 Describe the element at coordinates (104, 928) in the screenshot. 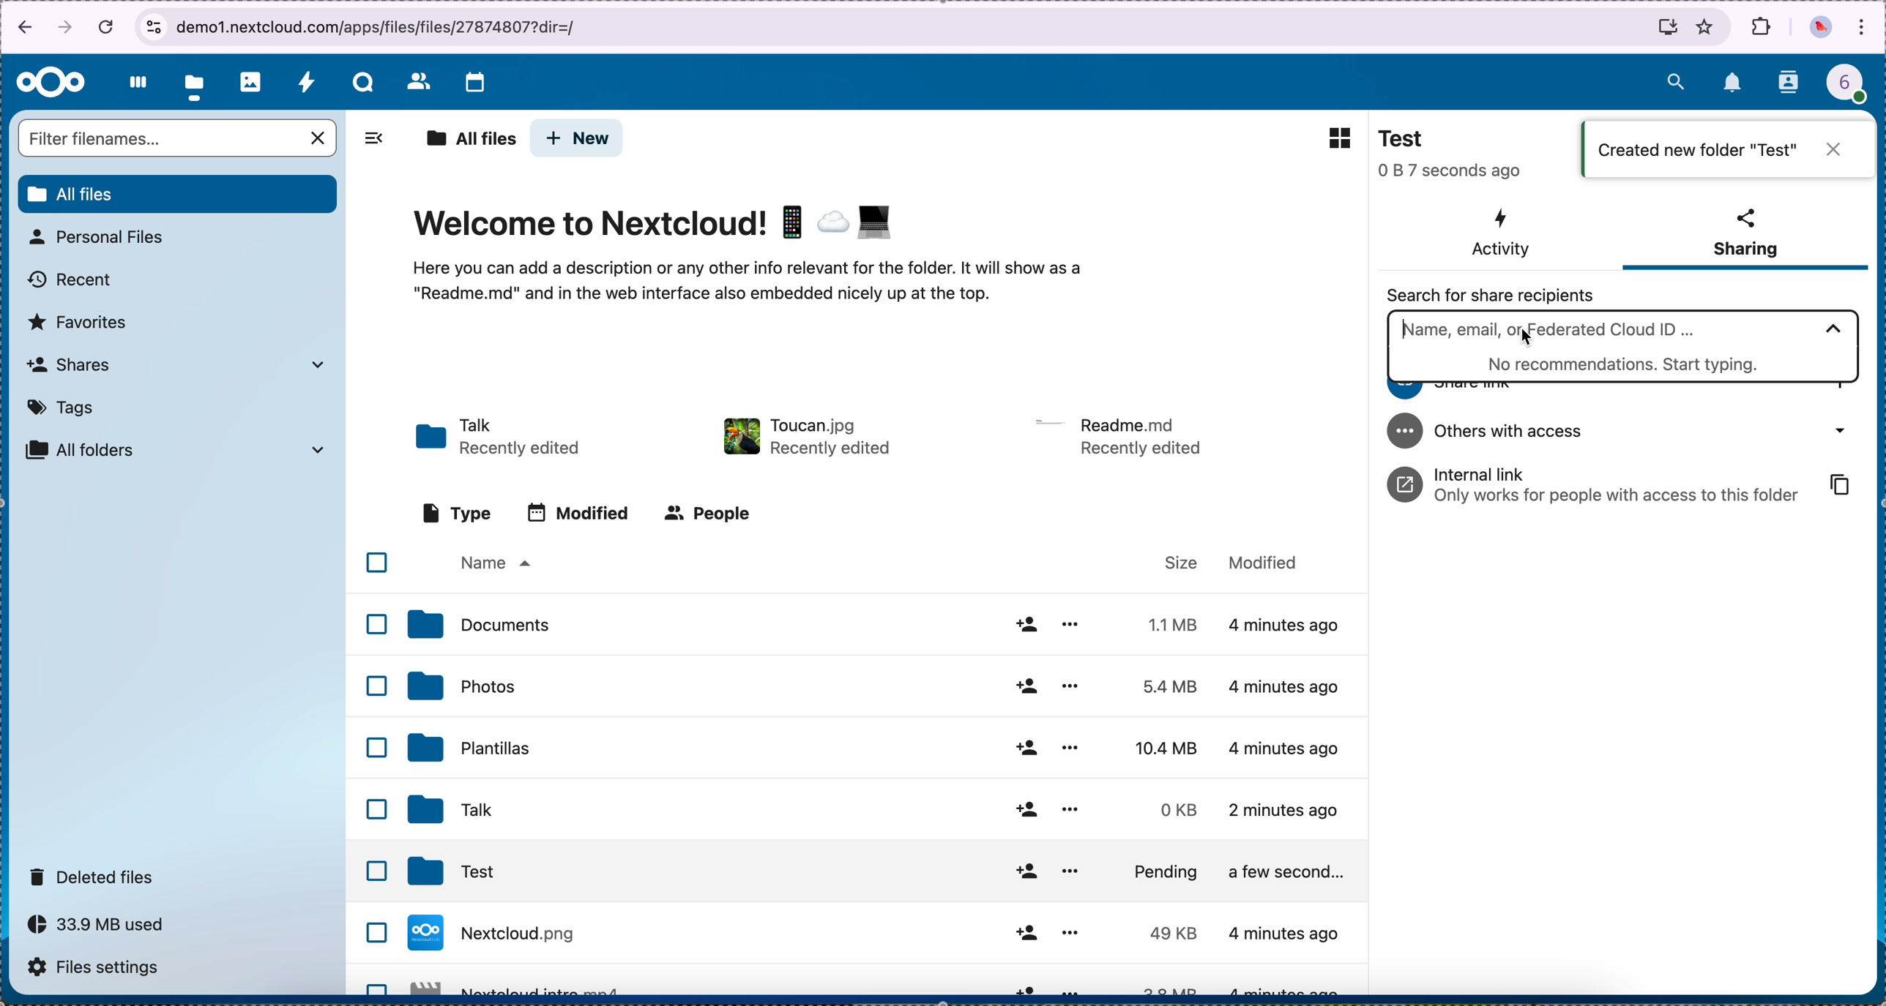

I see `capacity` at that location.